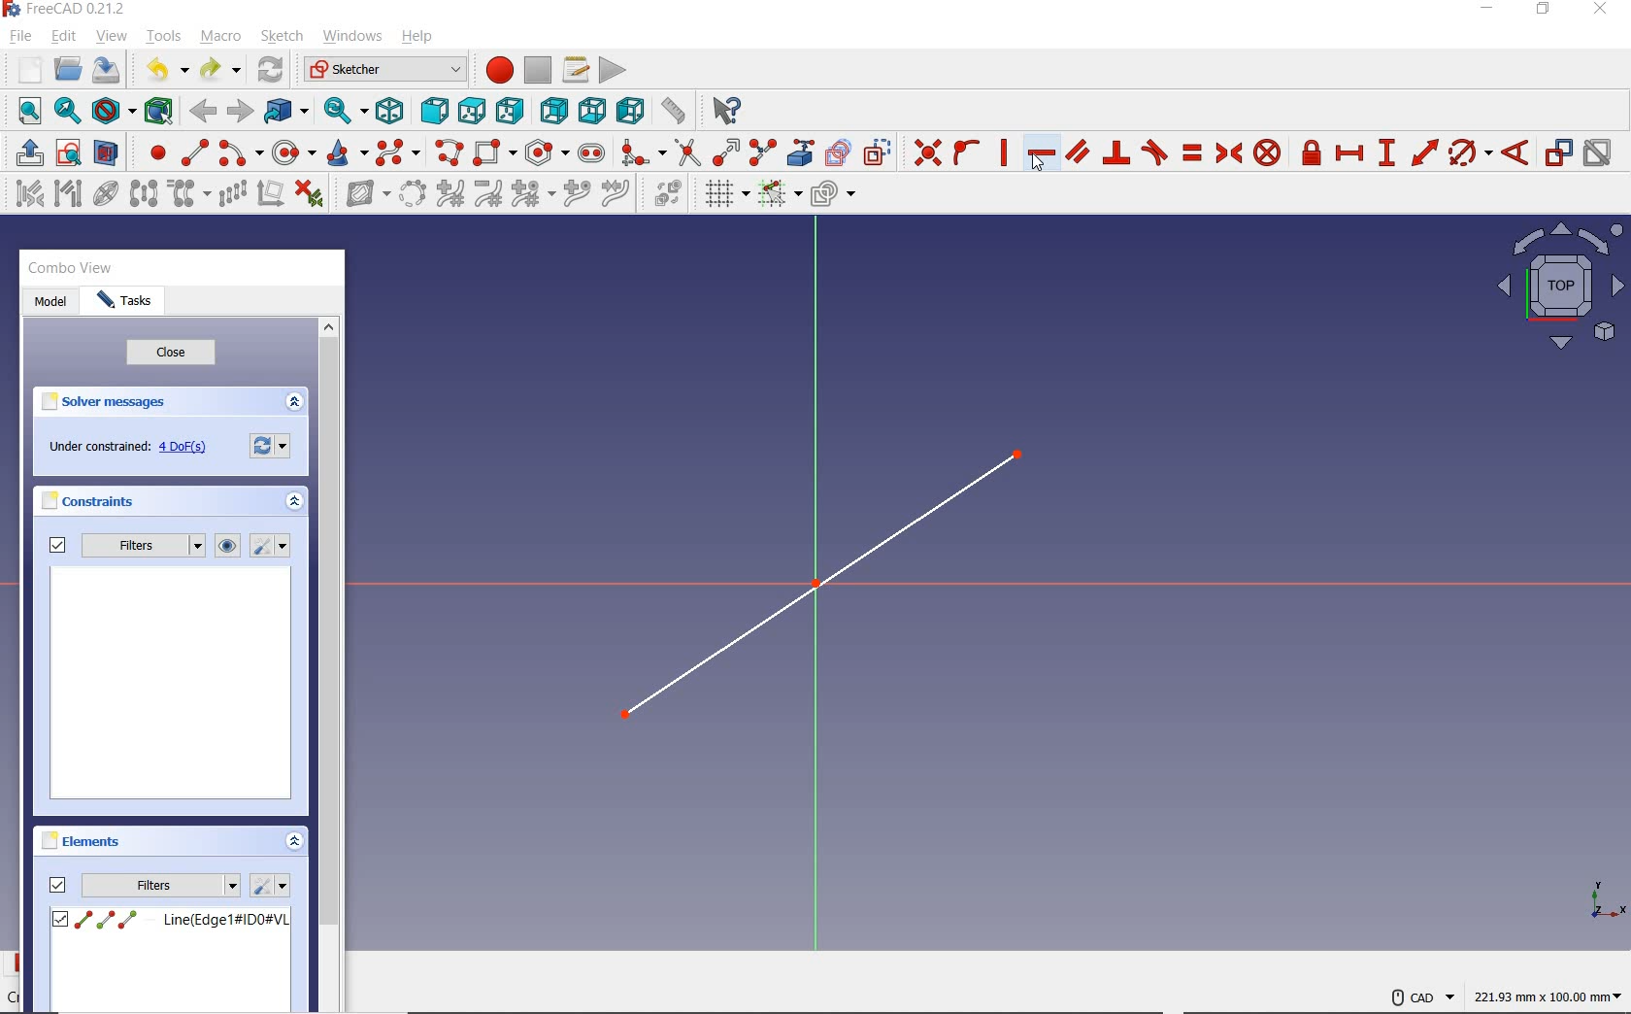 Image resolution: width=1631 pixels, height=1014 pixels. What do you see at coordinates (329, 624) in the screenshot?
I see `scrollbar` at bounding box center [329, 624].